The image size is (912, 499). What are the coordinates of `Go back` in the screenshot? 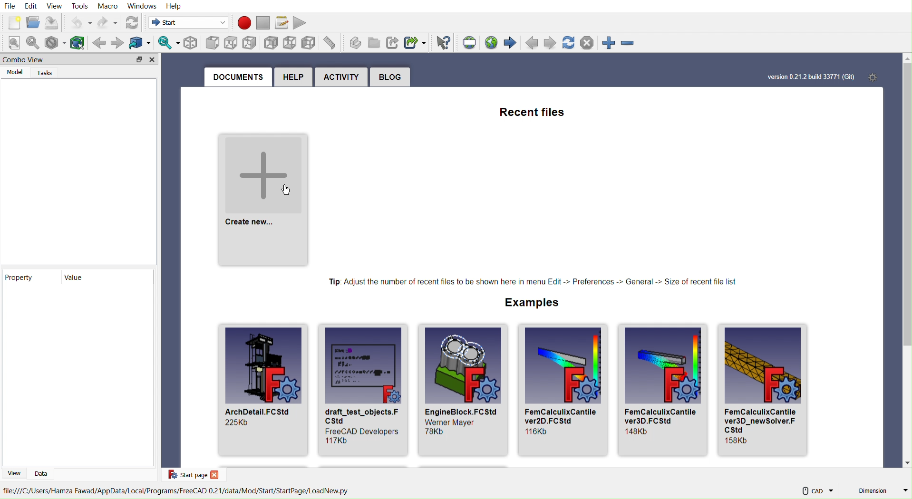 It's located at (99, 43).